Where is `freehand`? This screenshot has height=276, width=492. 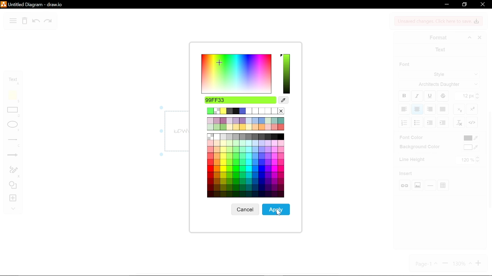
freehand is located at coordinates (12, 171).